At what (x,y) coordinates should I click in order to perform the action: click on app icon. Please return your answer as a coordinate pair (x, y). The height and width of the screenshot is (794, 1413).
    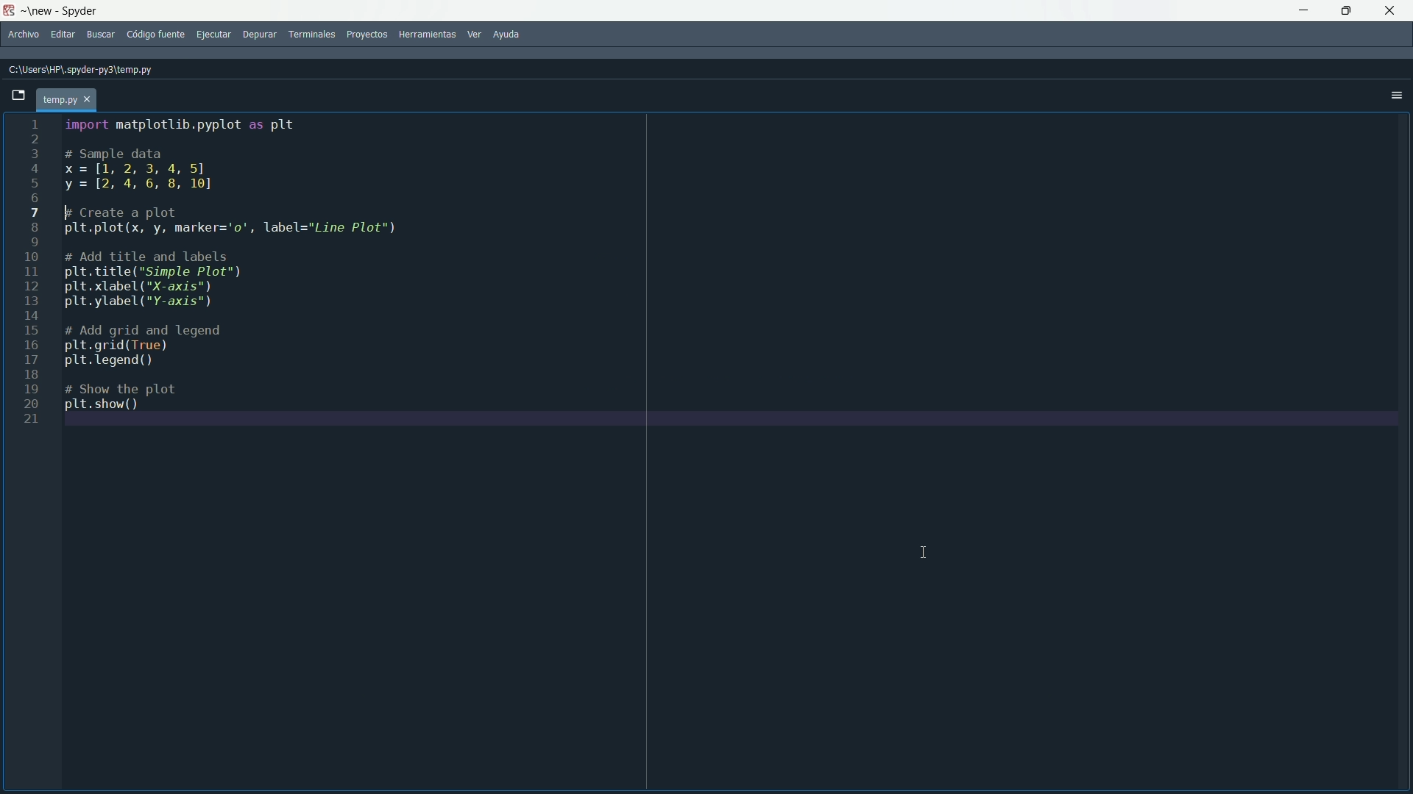
    Looking at the image, I should click on (10, 12).